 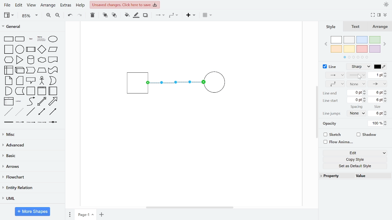 What do you see at coordinates (10, 60) in the screenshot?
I see `hexagon` at bounding box center [10, 60].